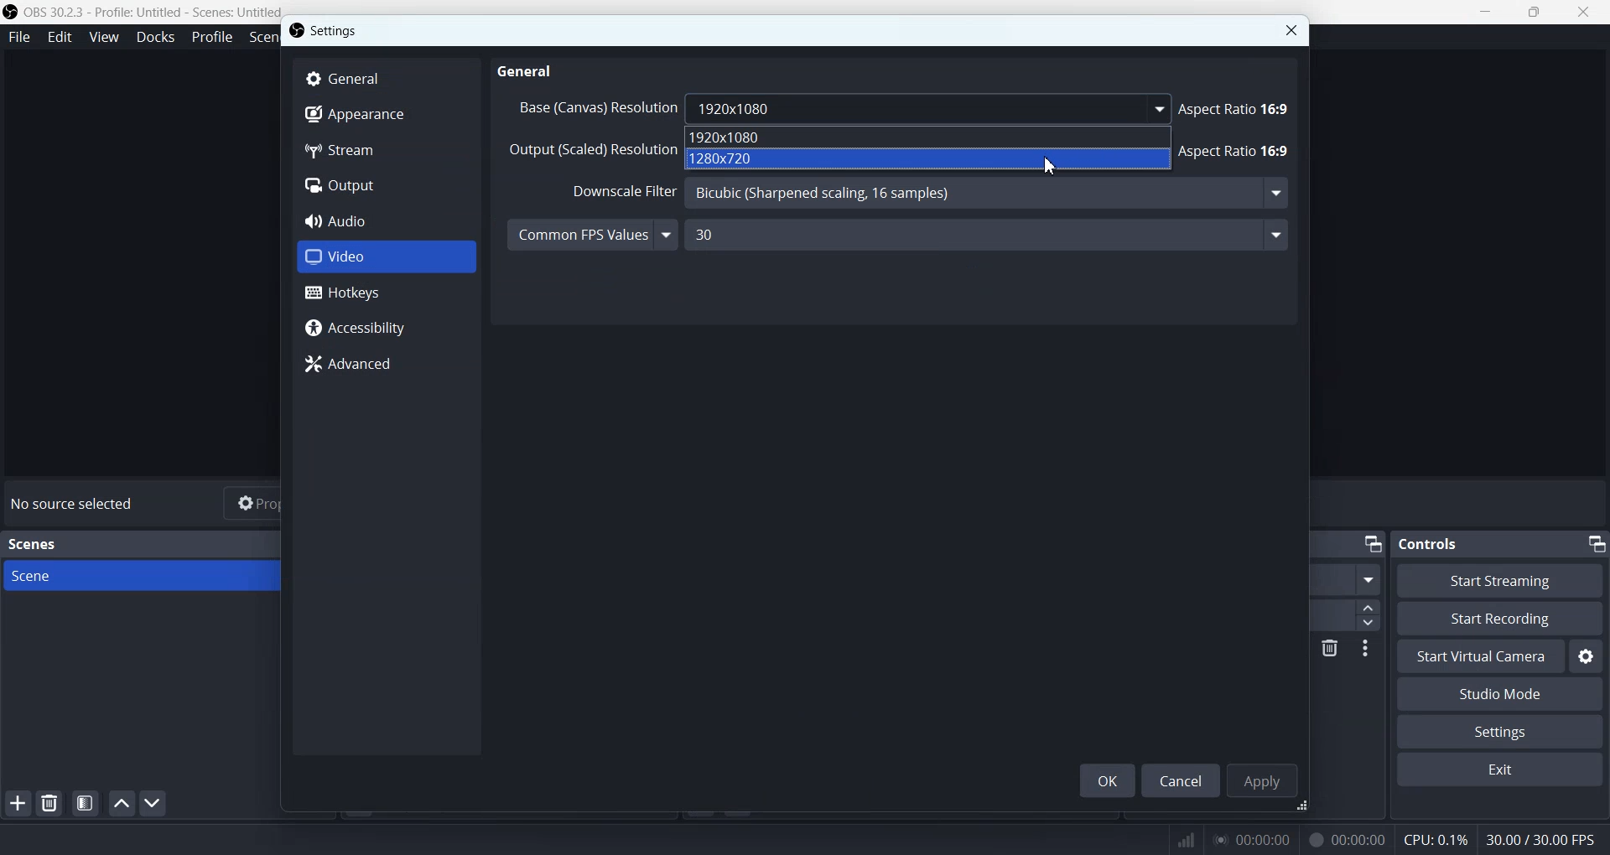 The image size is (1610, 855). Describe the element at coordinates (1265, 778) in the screenshot. I see `Apply` at that location.